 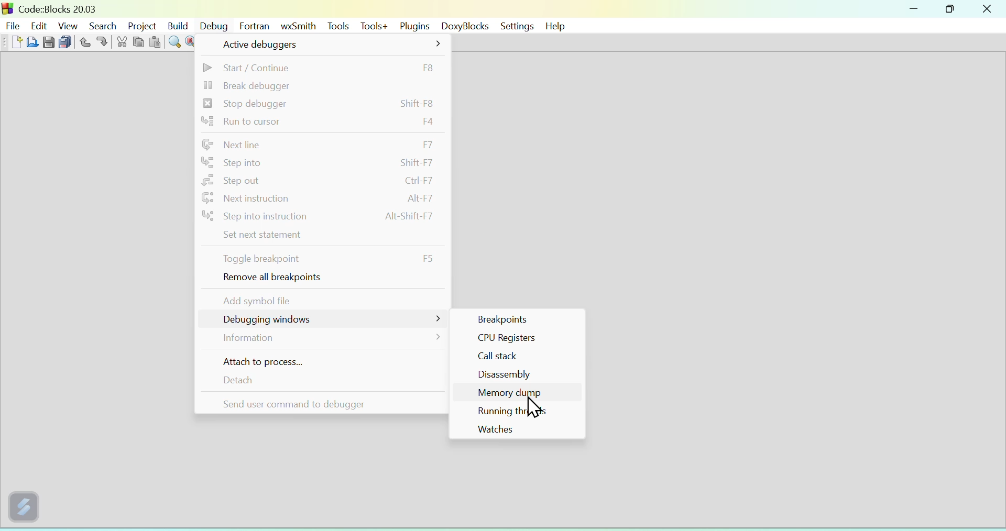 What do you see at coordinates (320, 300) in the screenshot?
I see `add symbol file` at bounding box center [320, 300].